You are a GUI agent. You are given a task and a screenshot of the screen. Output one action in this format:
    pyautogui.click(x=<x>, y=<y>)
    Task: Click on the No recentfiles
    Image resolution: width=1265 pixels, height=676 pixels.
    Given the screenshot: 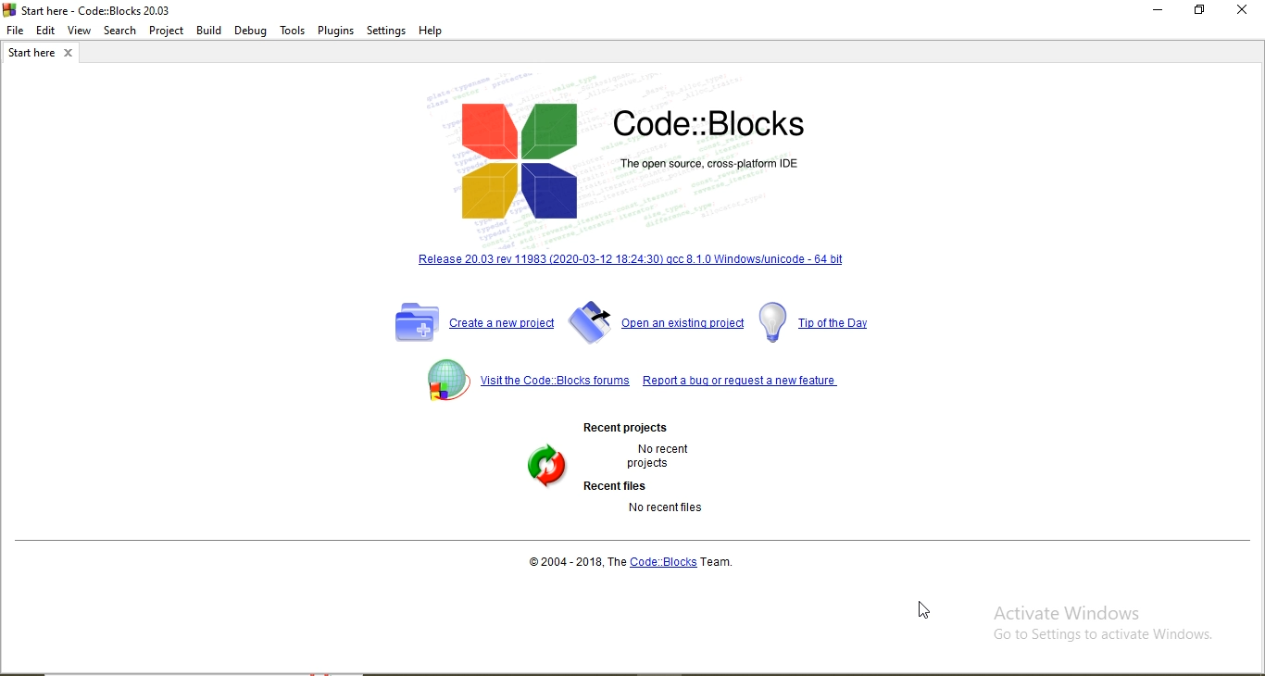 What is the action you would take?
    pyautogui.click(x=669, y=509)
    